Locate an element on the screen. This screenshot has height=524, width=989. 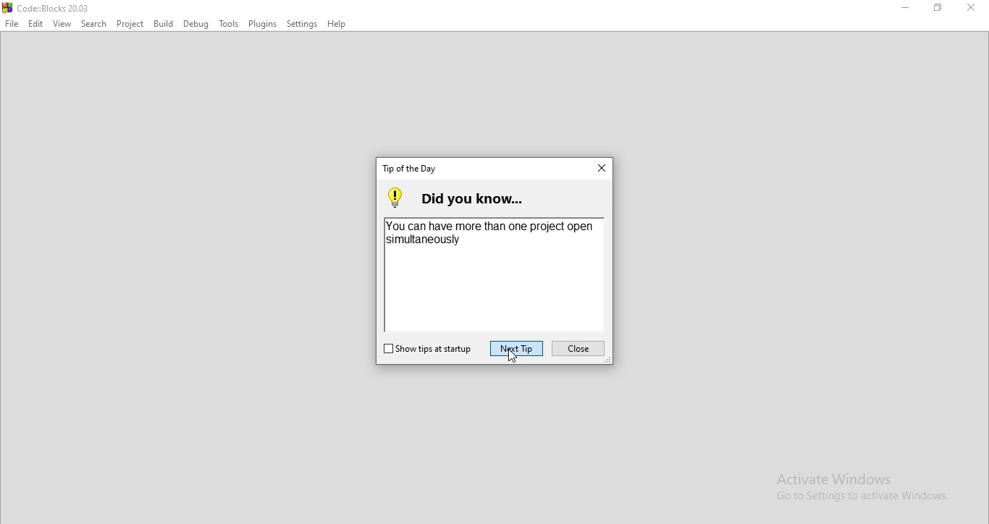
next tip is located at coordinates (516, 348).